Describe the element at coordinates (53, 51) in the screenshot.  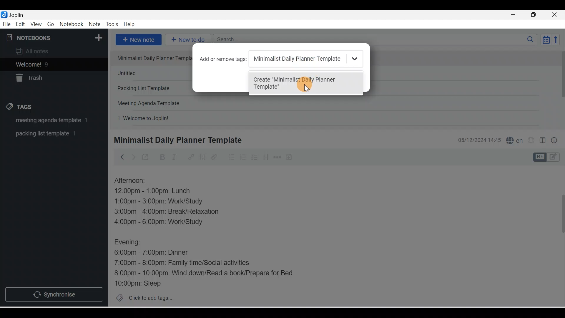
I see `All notes` at that location.